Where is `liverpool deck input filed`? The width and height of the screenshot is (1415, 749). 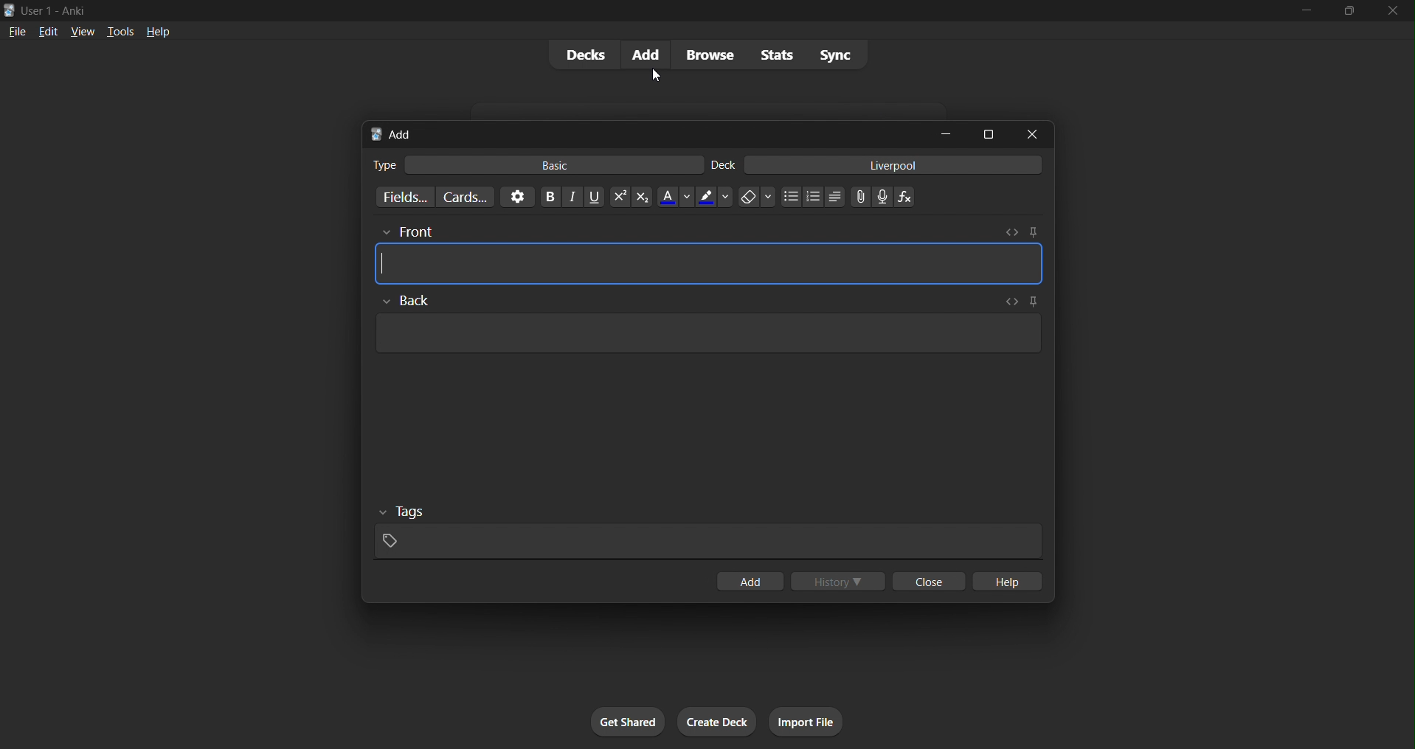 liverpool deck input filed is located at coordinates (876, 164).